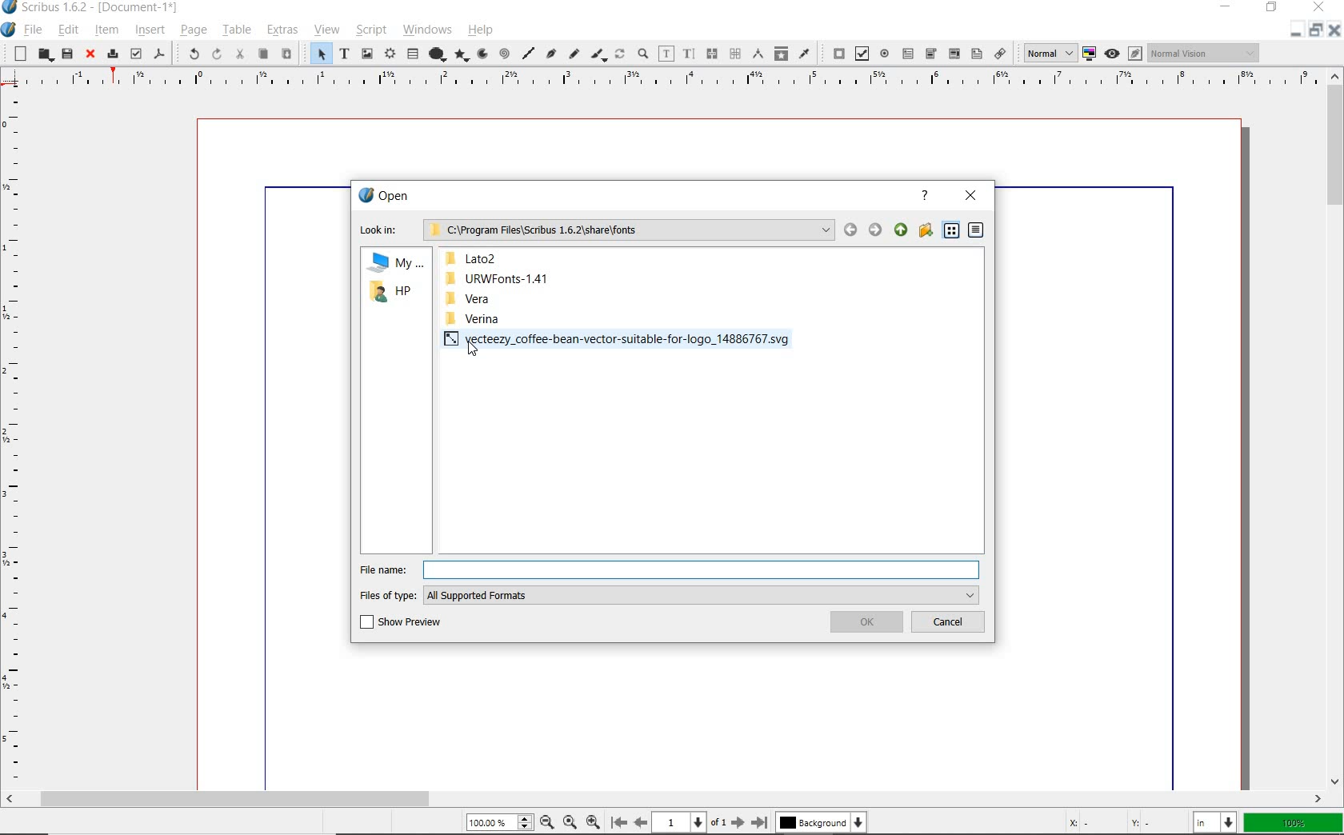 The width and height of the screenshot is (1344, 835). What do you see at coordinates (149, 30) in the screenshot?
I see `insert` at bounding box center [149, 30].